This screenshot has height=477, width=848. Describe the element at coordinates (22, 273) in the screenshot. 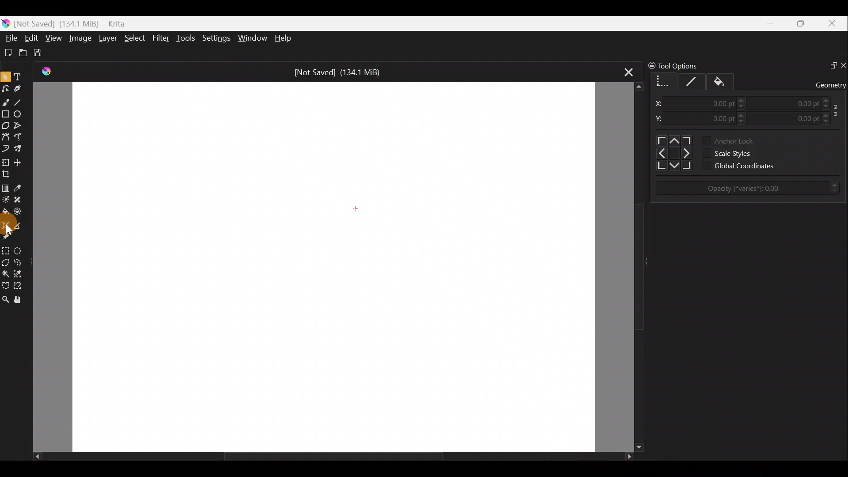

I see `Similar color selection tool` at that location.